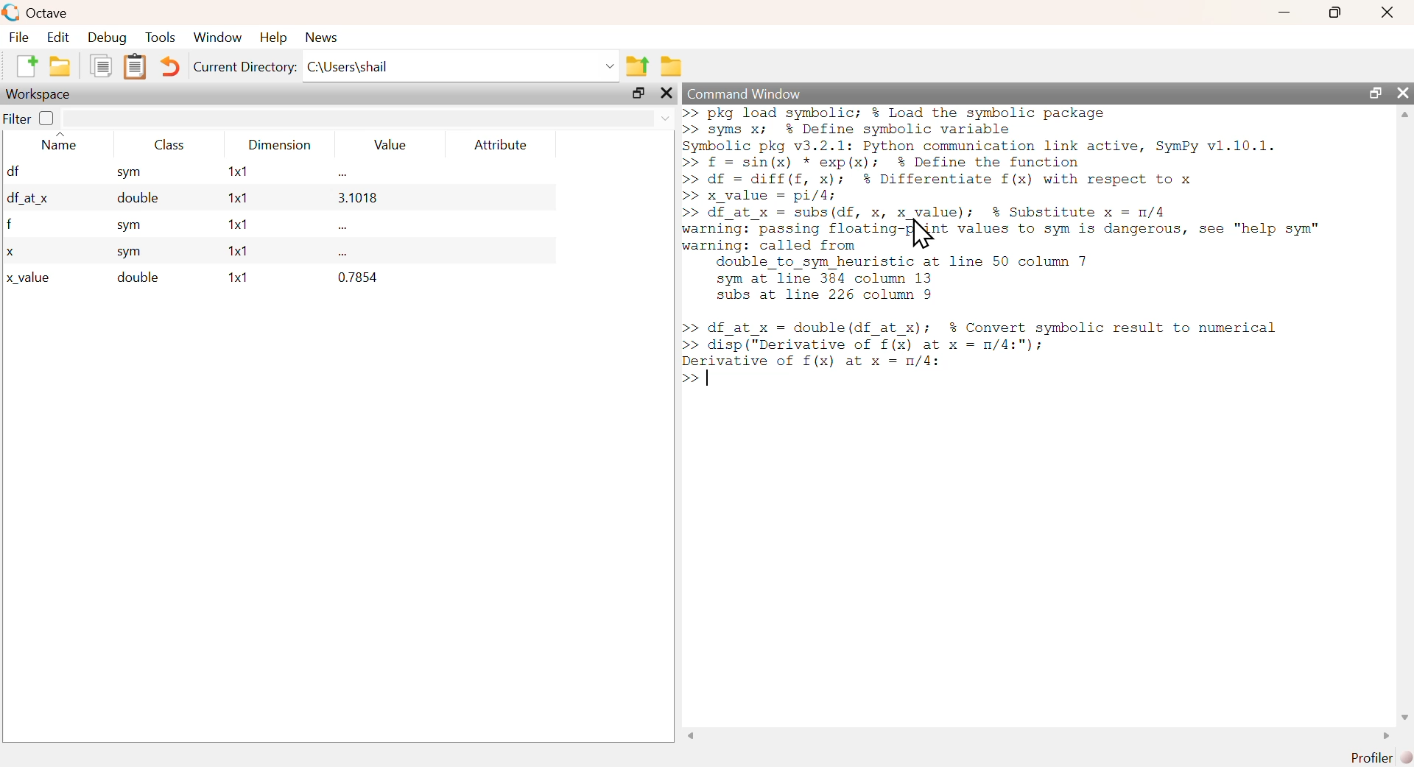  Describe the element at coordinates (1374, 91) in the screenshot. I see `maximize` at that location.